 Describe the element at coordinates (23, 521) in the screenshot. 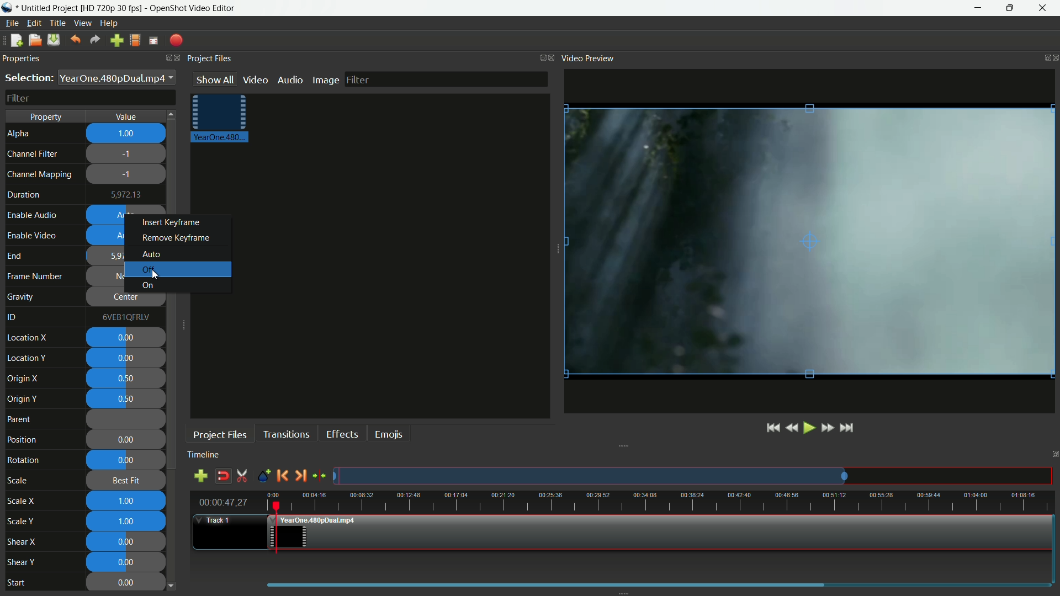

I see `scale y` at that location.